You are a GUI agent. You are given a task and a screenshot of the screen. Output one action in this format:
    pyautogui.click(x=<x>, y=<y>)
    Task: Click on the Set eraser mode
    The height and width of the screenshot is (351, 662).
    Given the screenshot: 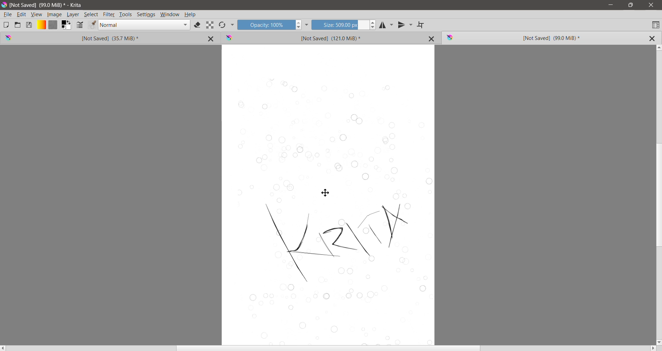 What is the action you would take?
    pyautogui.click(x=198, y=25)
    